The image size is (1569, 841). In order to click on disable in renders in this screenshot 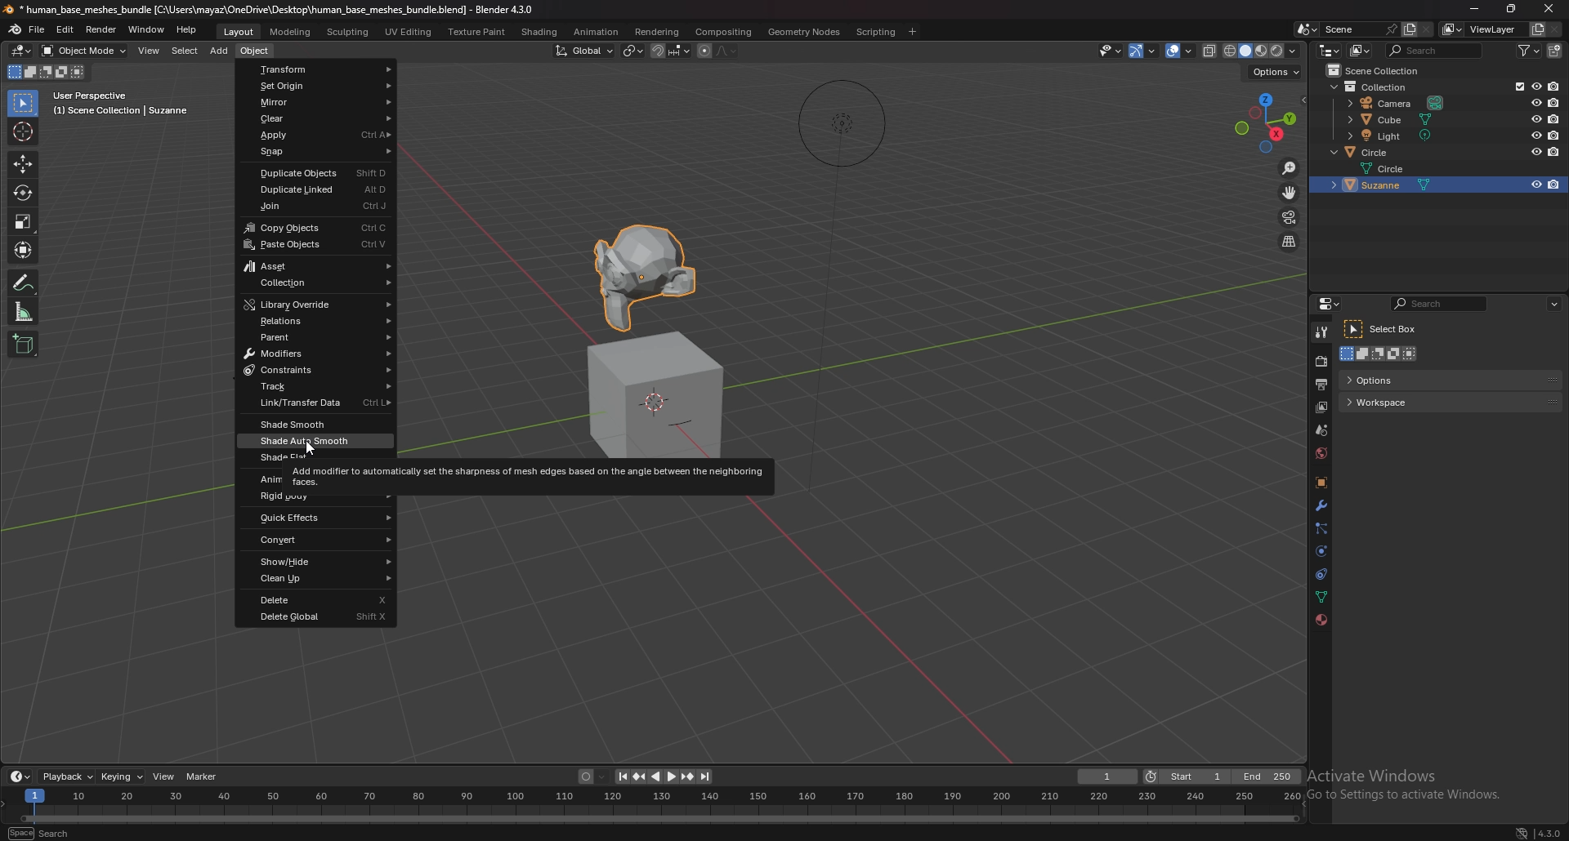, I will do `click(1553, 185)`.